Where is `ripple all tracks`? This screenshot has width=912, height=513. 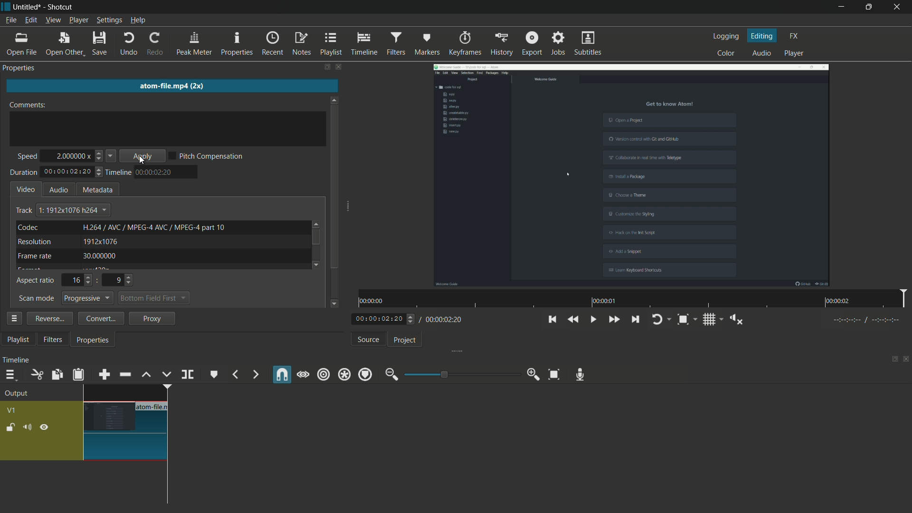 ripple all tracks is located at coordinates (344, 374).